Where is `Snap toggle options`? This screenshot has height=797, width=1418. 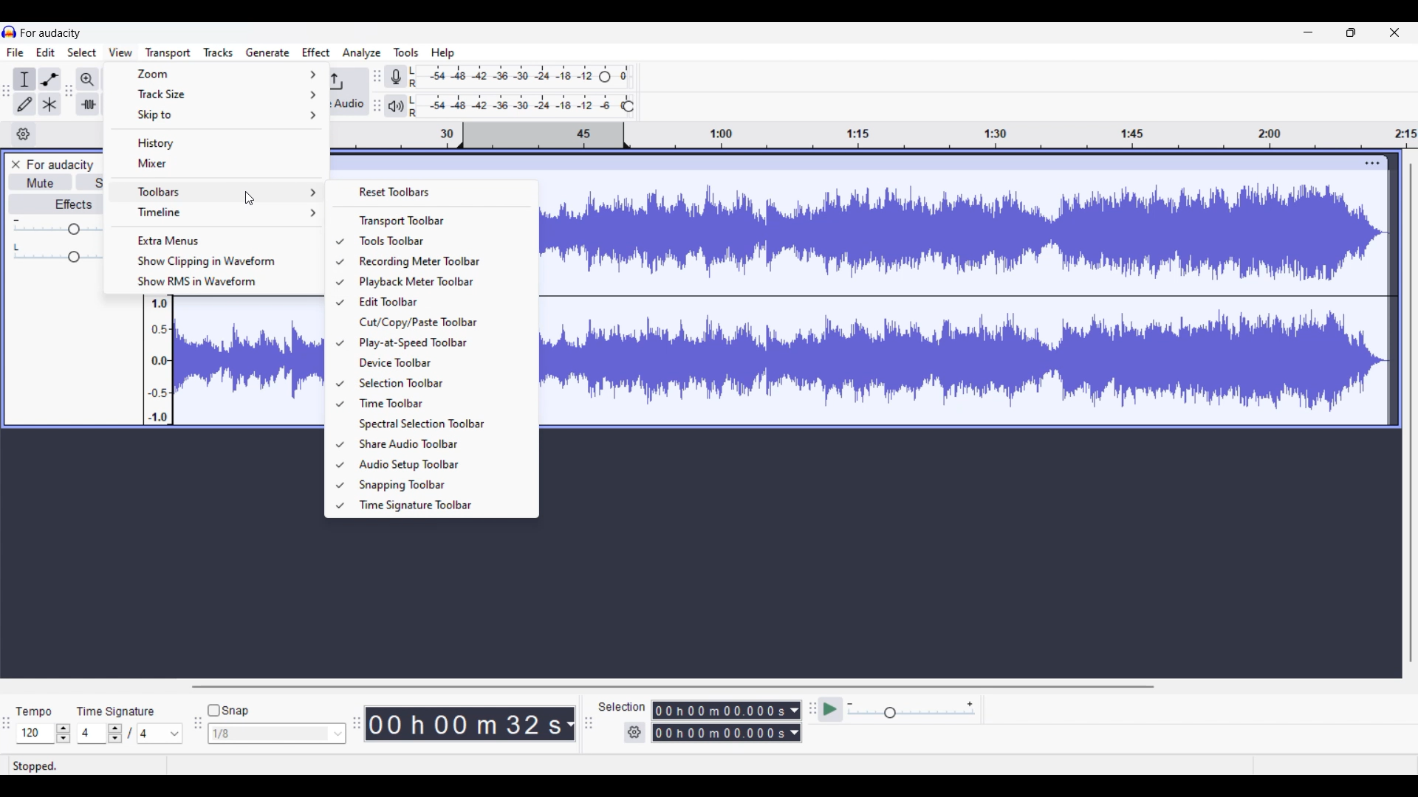 Snap toggle options is located at coordinates (276, 733).